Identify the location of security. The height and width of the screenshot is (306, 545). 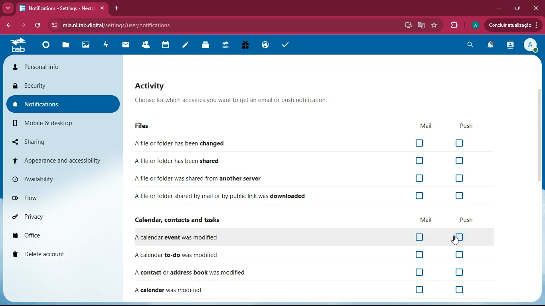
(64, 86).